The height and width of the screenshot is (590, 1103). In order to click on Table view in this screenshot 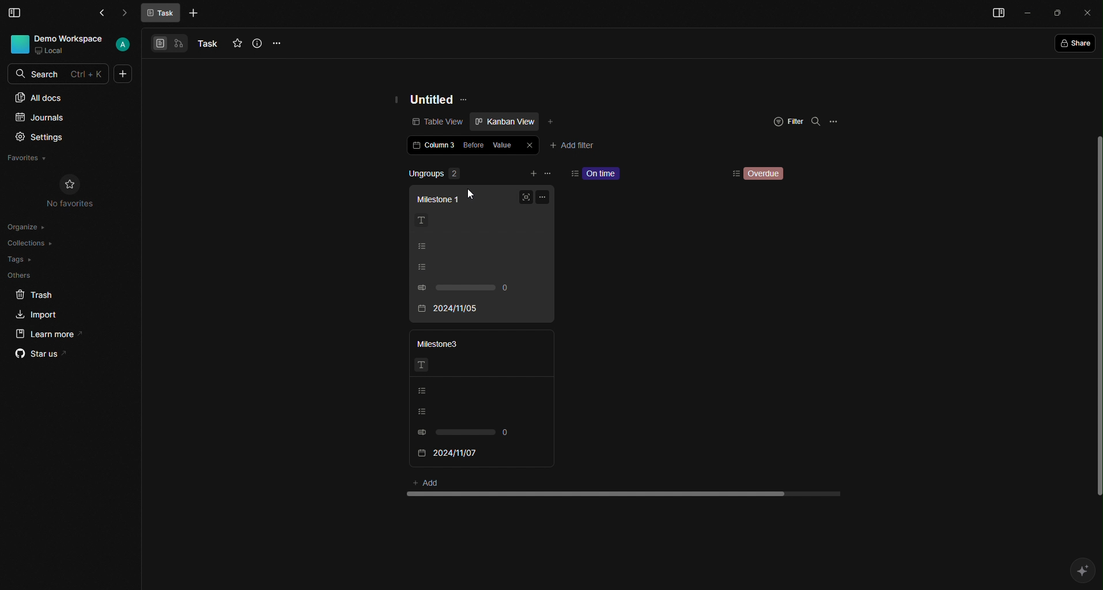, I will do `click(422, 122)`.